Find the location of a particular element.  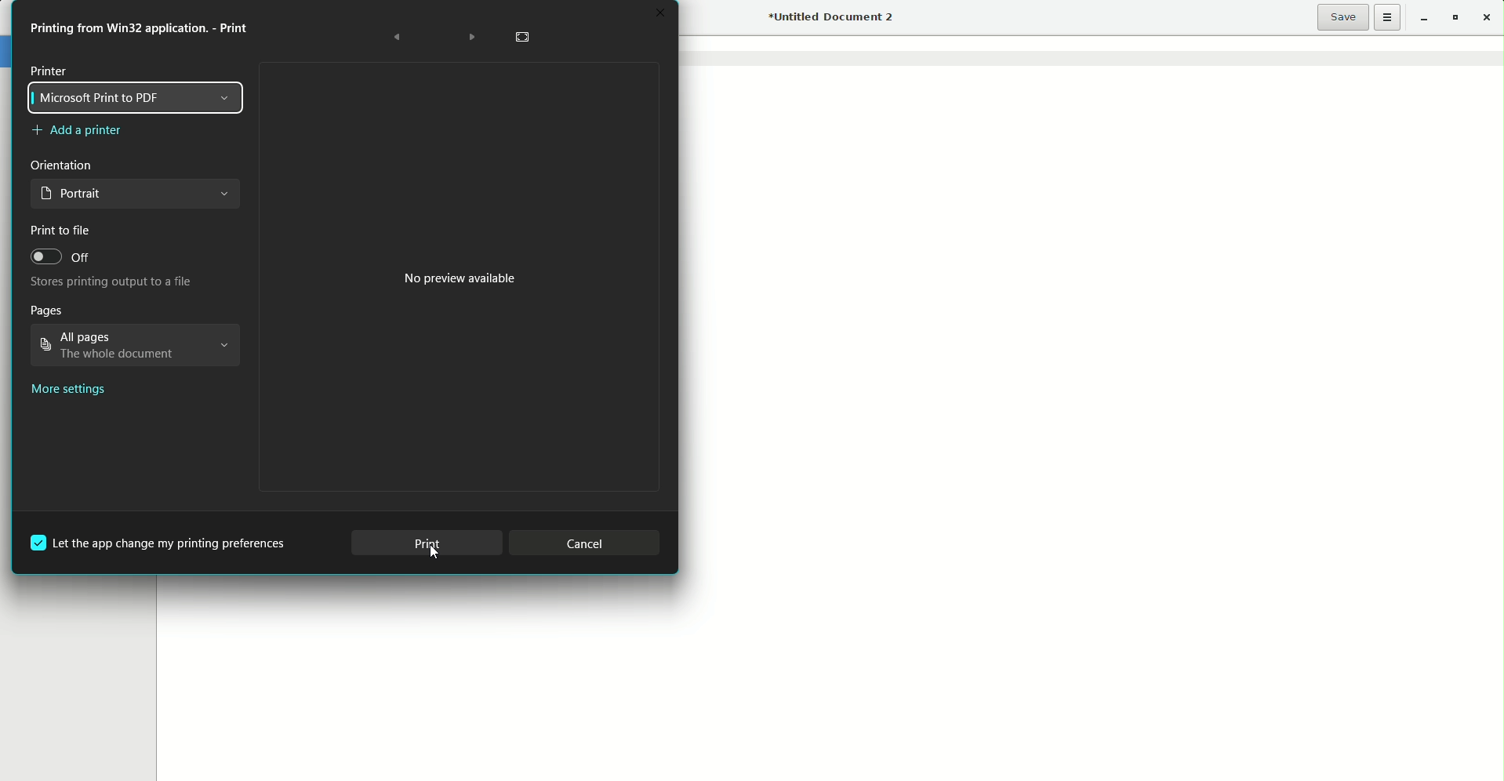

App pages is located at coordinates (135, 347).